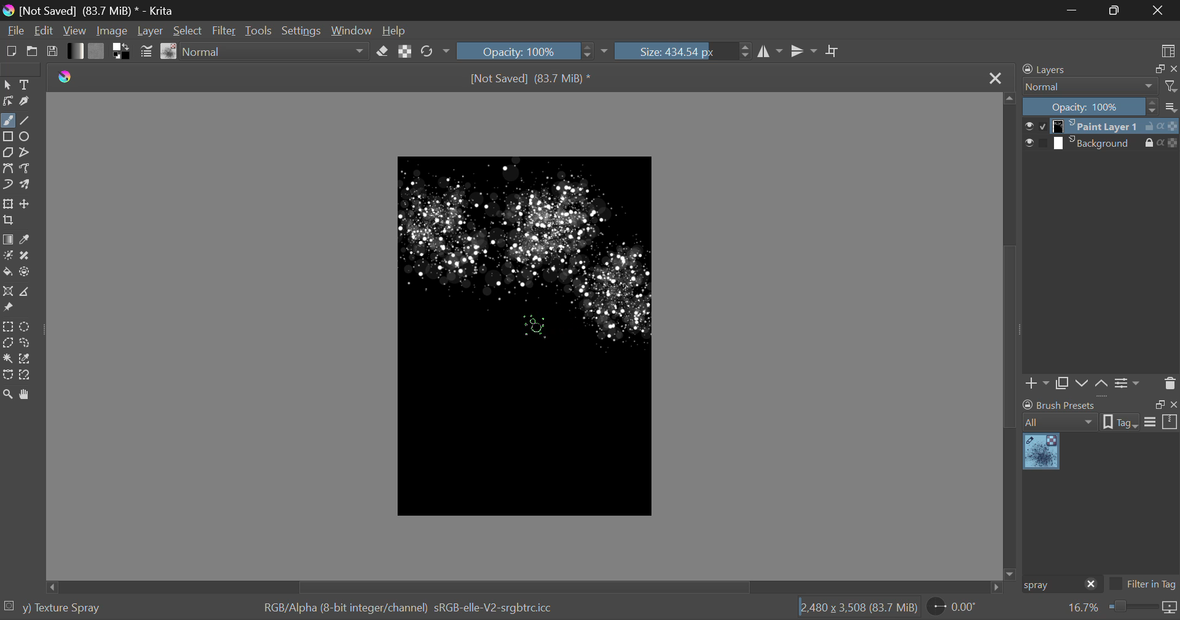 The height and width of the screenshot is (620, 1180). Describe the element at coordinates (953, 606) in the screenshot. I see `page rotation` at that location.